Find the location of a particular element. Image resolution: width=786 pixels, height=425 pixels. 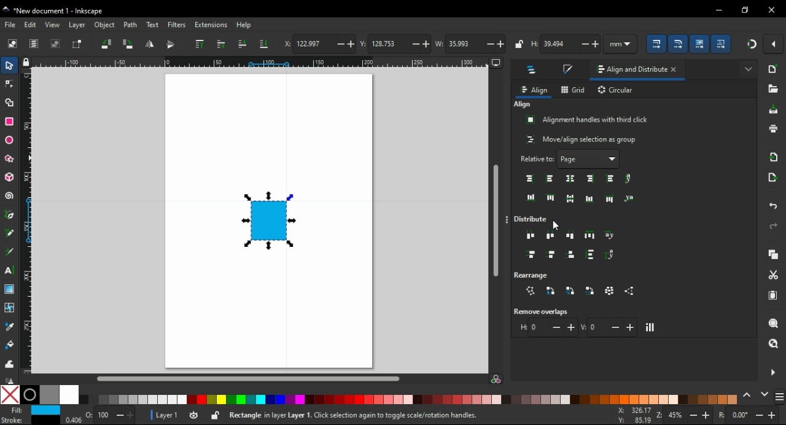

shape builder tool is located at coordinates (9, 102).